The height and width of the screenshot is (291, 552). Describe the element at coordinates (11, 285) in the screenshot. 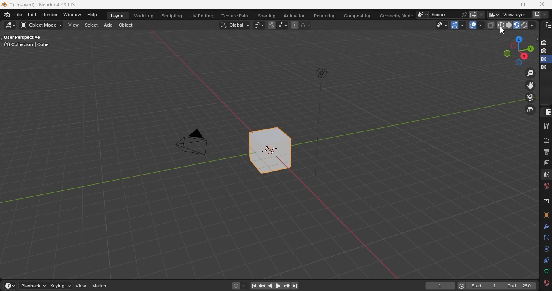

I see `editor type: timeline` at that location.